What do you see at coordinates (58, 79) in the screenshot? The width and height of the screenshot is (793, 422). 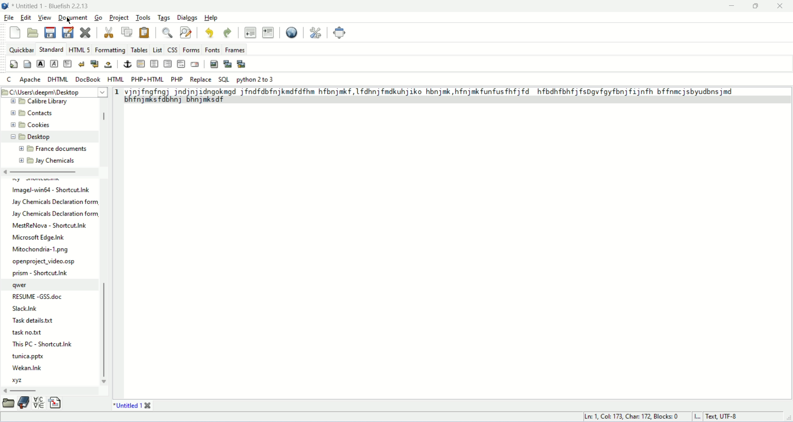 I see `DHTML` at bounding box center [58, 79].